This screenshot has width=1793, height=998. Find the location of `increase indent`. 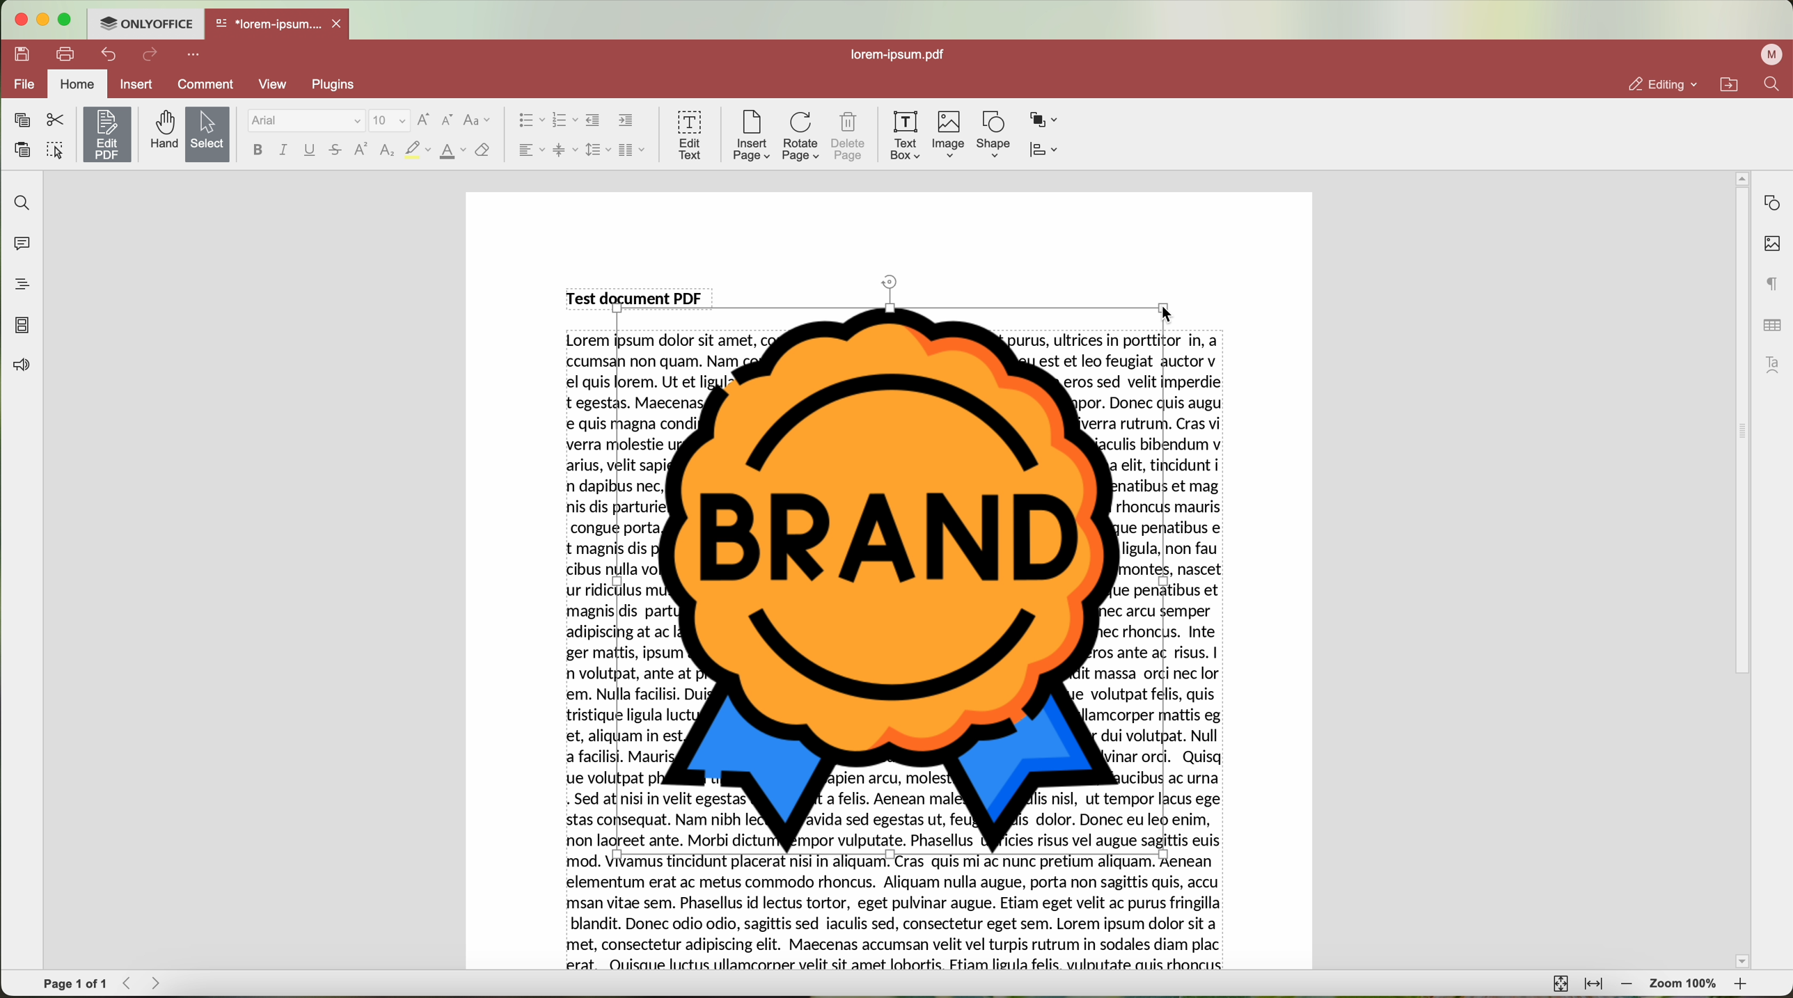

increase indent is located at coordinates (626, 120).